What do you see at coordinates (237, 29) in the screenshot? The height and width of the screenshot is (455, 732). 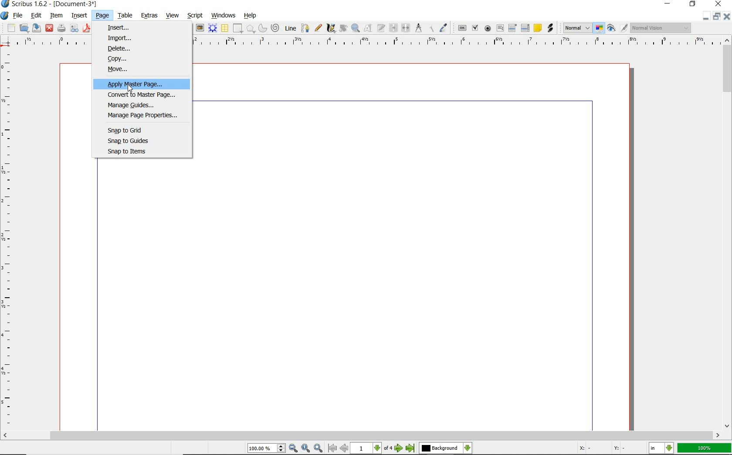 I see `shape` at bounding box center [237, 29].